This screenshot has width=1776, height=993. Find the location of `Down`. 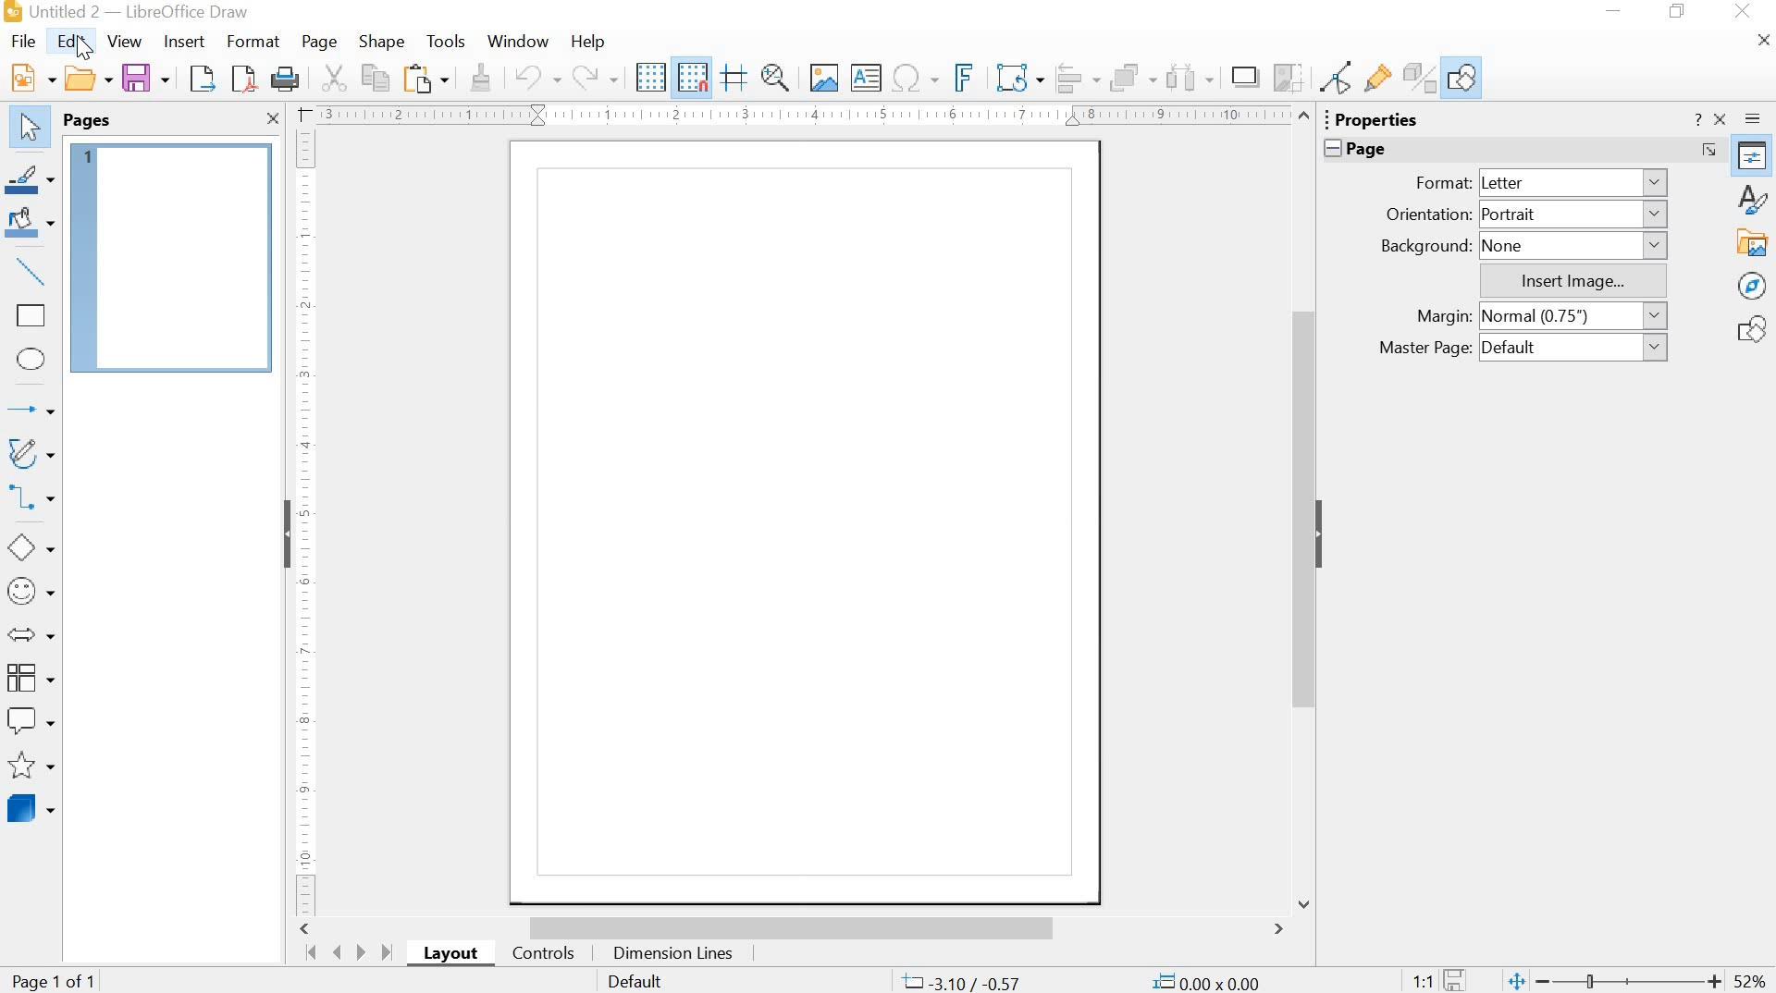

Down is located at coordinates (1304, 902).